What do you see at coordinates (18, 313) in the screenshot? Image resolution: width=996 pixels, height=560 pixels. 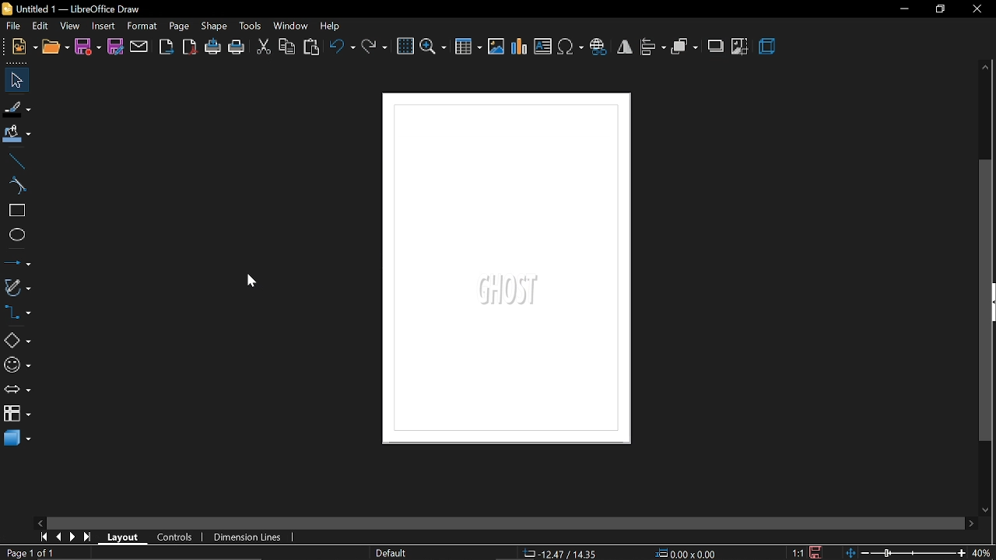 I see `connector` at bounding box center [18, 313].